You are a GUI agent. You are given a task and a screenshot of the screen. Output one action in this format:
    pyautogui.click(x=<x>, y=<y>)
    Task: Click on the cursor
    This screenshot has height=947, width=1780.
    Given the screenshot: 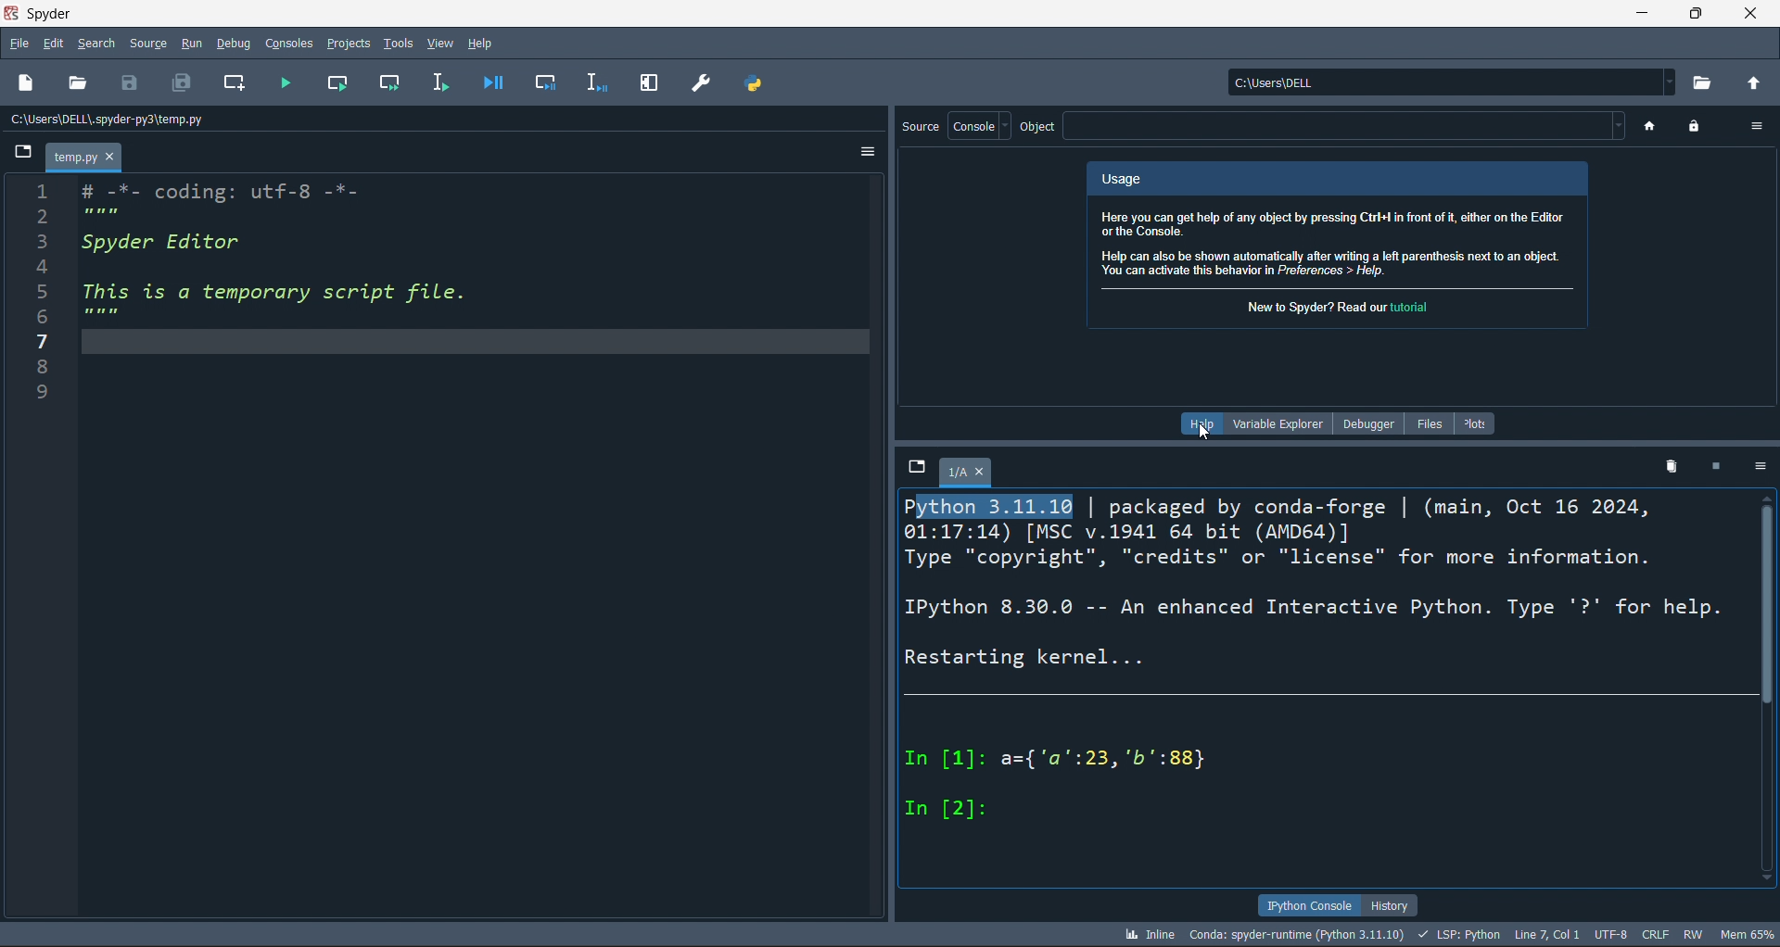 What is the action you would take?
    pyautogui.click(x=1200, y=430)
    